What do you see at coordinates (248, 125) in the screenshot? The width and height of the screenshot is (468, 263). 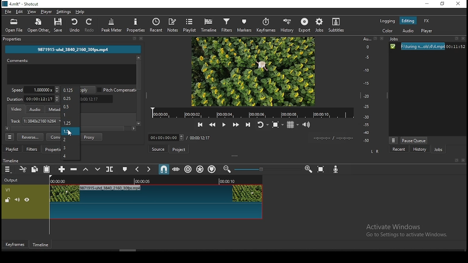 I see `skip to the next point` at bounding box center [248, 125].